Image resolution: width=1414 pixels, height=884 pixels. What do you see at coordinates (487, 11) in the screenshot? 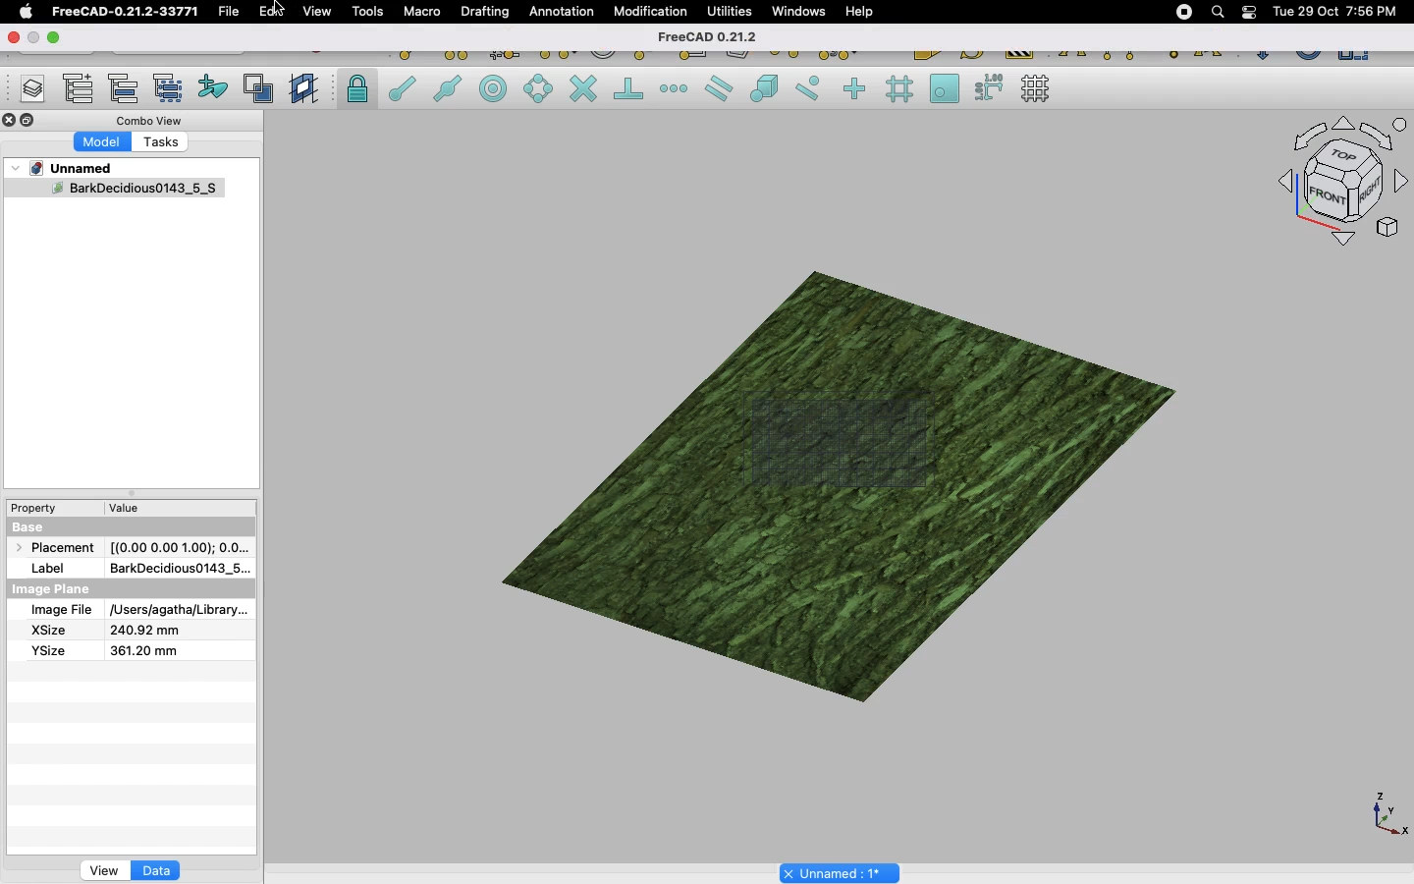
I see `Drafting` at bounding box center [487, 11].